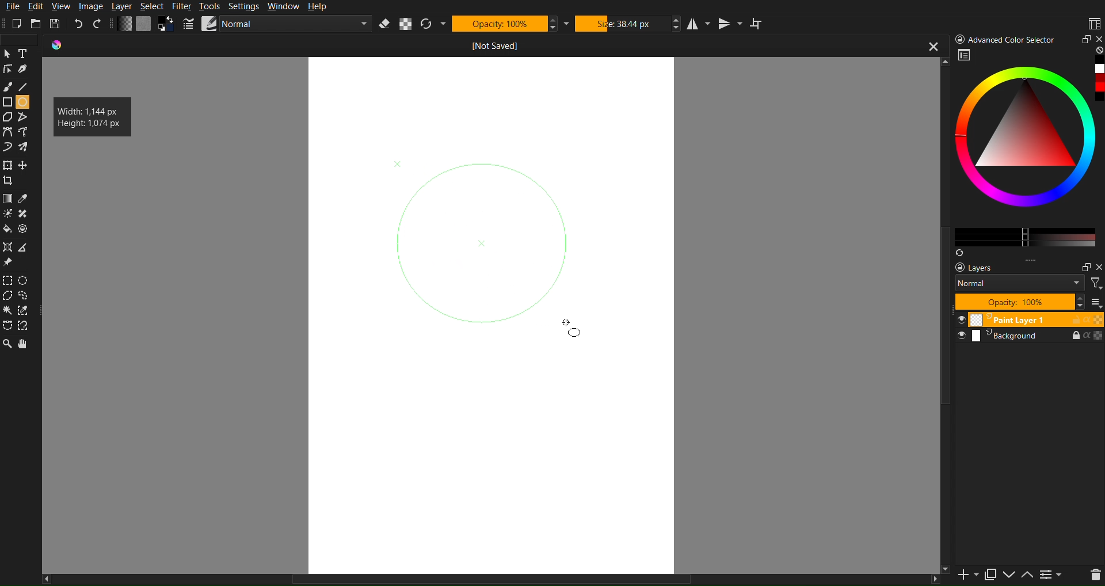 The image size is (1105, 586). Describe the element at coordinates (1097, 282) in the screenshot. I see `filter` at that location.